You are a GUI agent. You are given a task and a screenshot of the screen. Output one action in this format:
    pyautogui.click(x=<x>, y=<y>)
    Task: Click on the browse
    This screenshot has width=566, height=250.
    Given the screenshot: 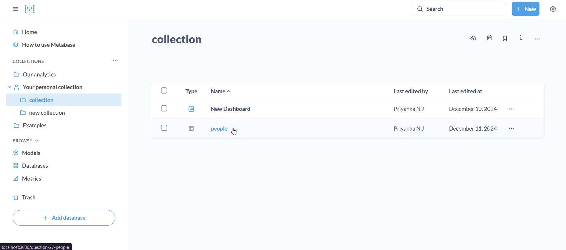 What is the action you would take?
    pyautogui.click(x=27, y=141)
    